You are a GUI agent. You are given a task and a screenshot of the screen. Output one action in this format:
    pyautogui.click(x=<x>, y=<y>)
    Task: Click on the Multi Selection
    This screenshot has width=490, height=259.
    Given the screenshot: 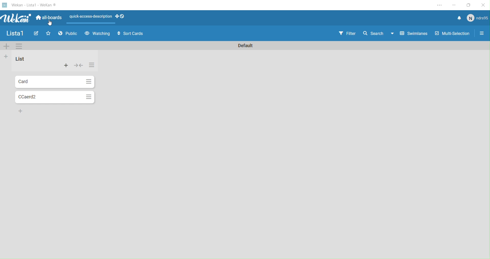 What is the action you would take?
    pyautogui.click(x=453, y=34)
    